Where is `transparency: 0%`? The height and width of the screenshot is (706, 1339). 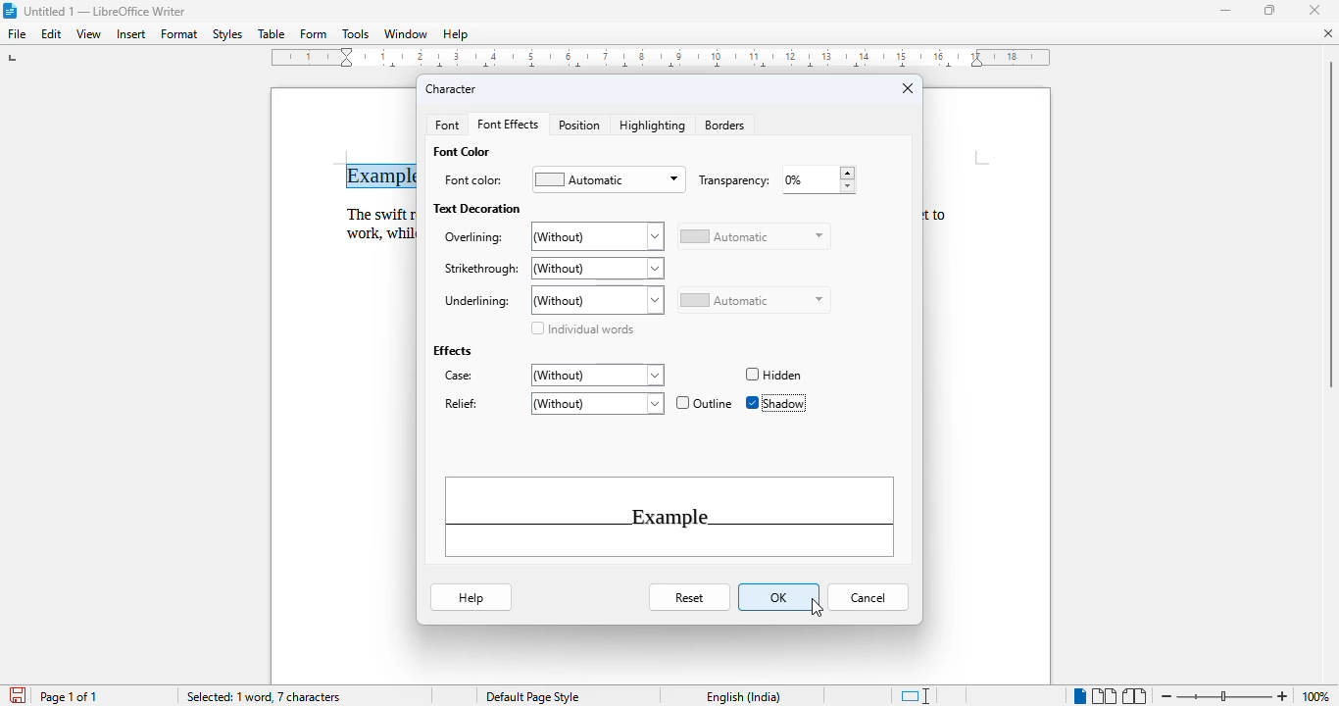
transparency: 0% is located at coordinates (774, 180).